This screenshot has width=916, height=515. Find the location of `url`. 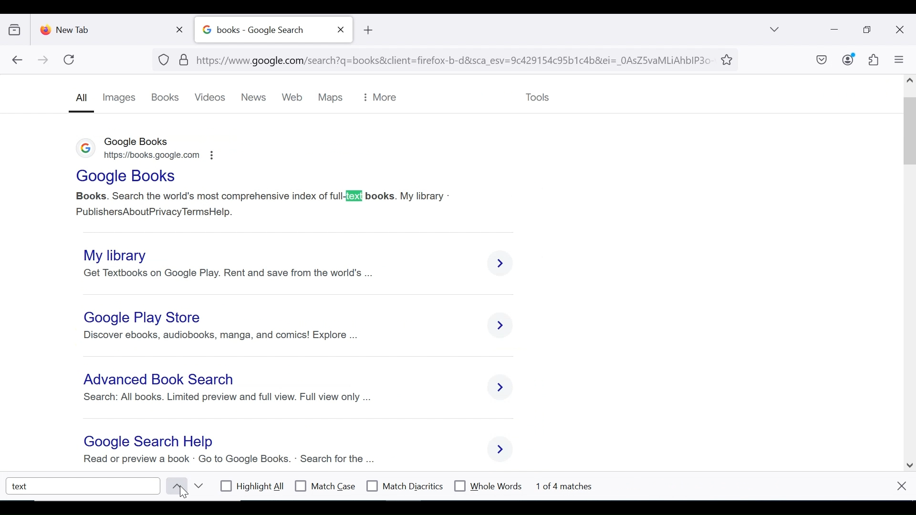

url is located at coordinates (436, 59).